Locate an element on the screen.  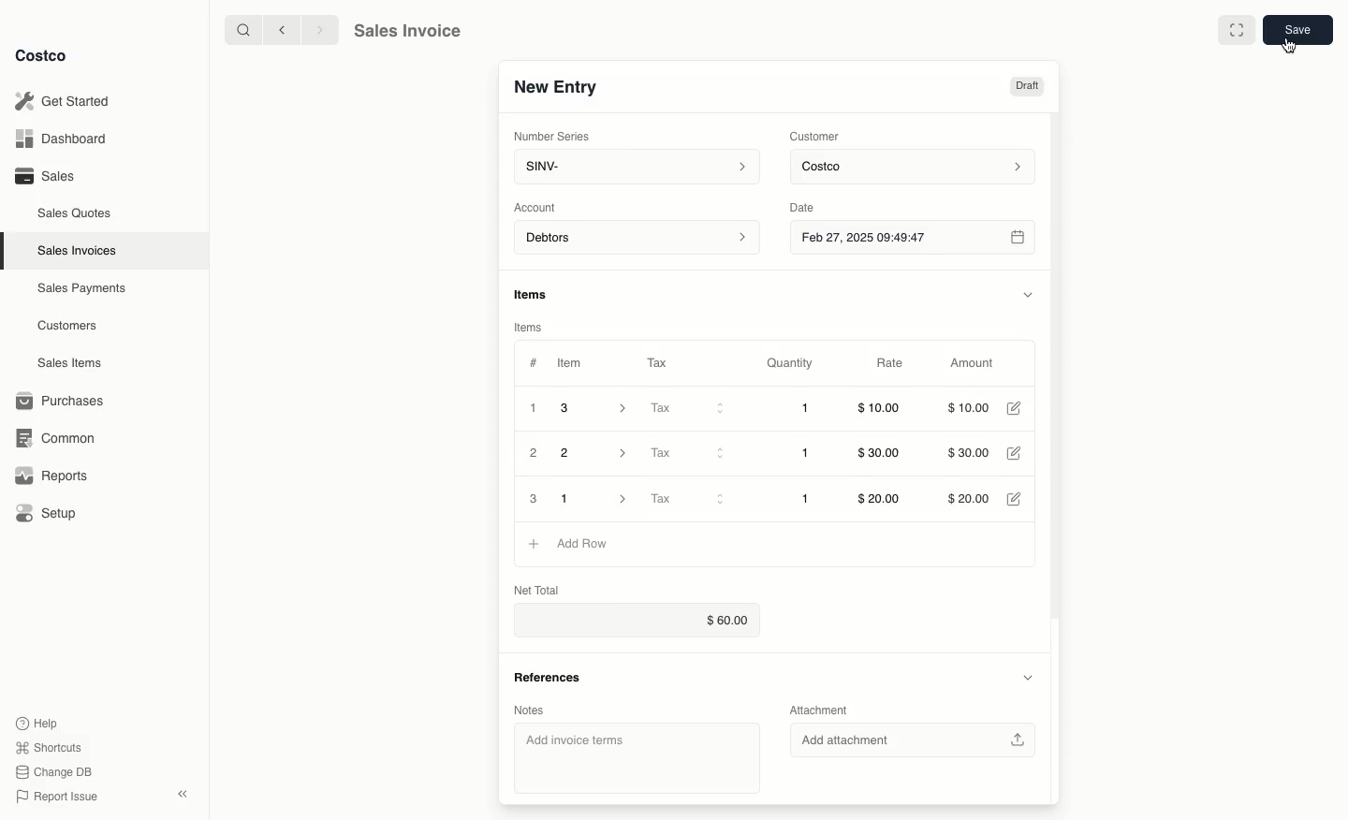
Edit is located at coordinates (1015, 497).